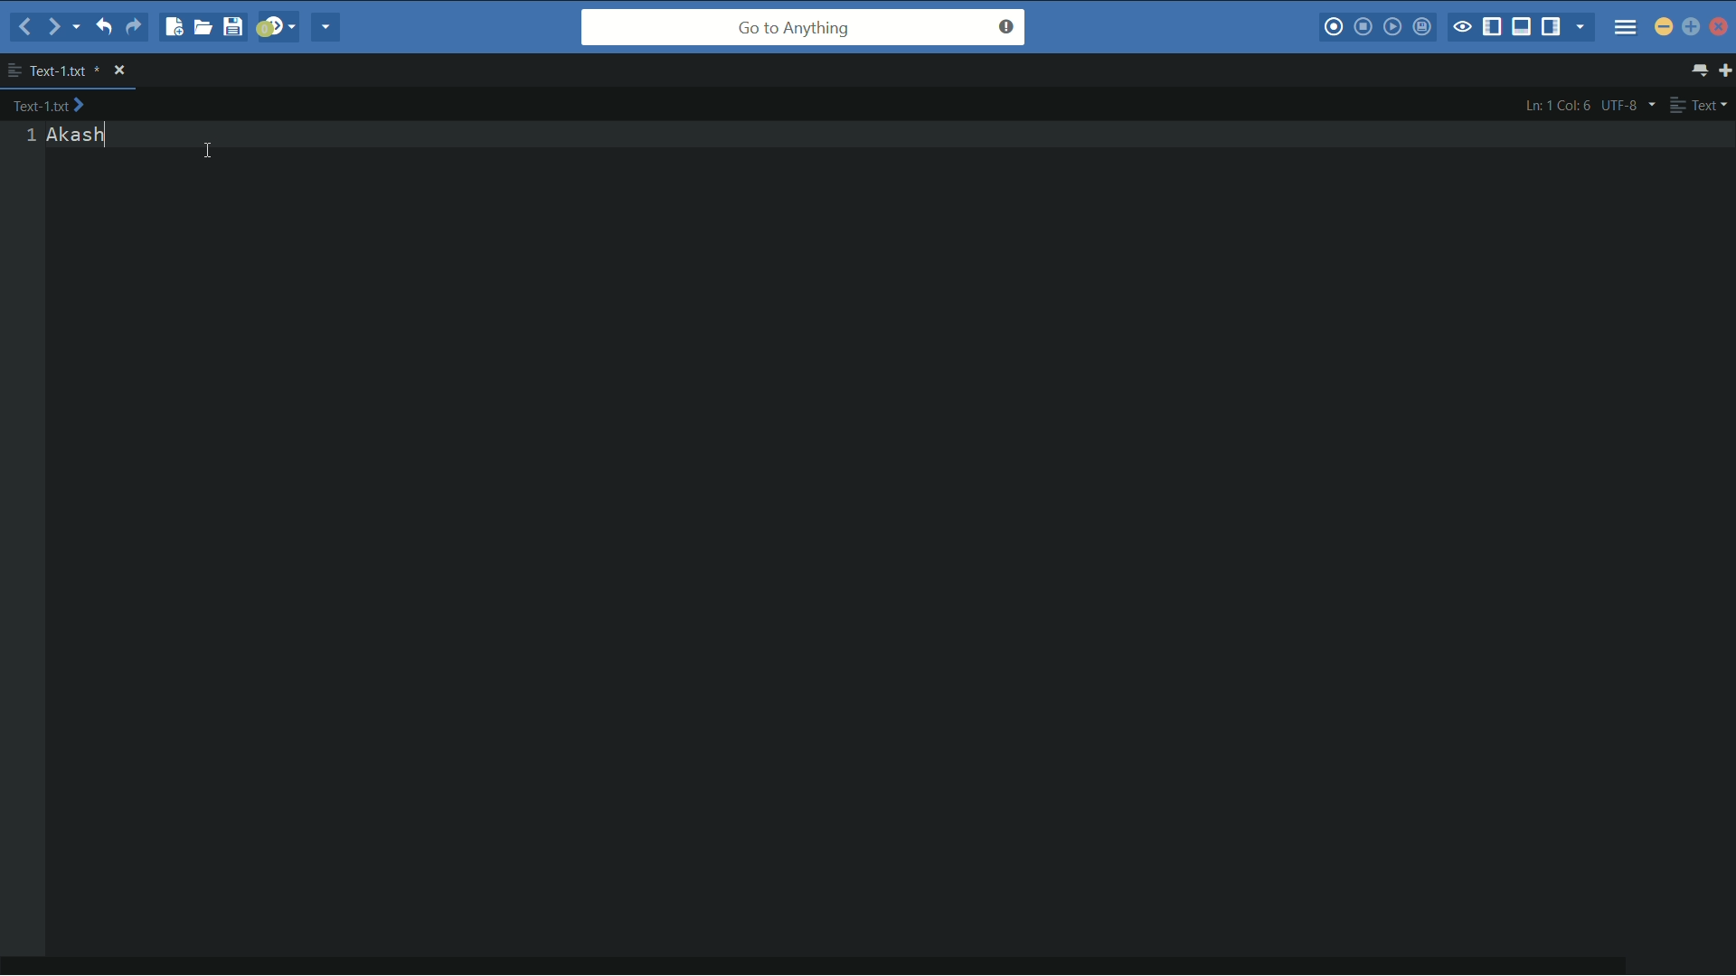  I want to click on maximize, so click(1691, 26).